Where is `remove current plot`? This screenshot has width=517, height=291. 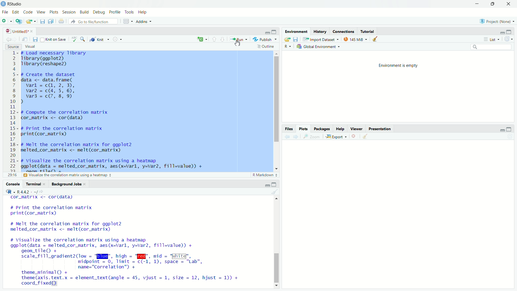
remove current plot is located at coordinates (354, 136).